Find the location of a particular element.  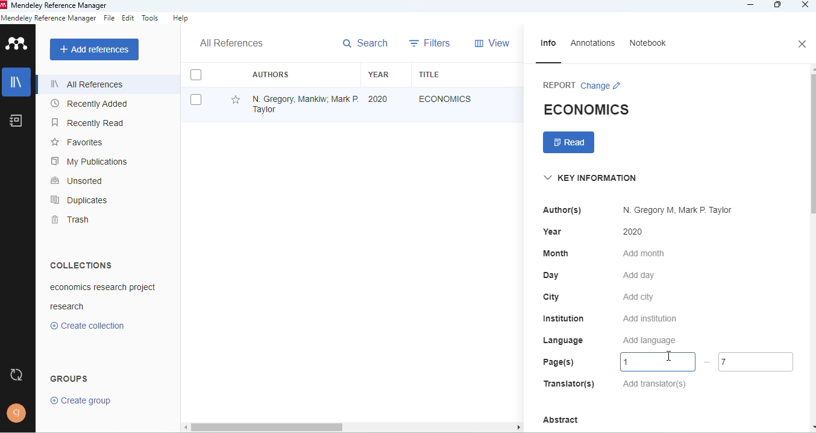

N. Gregory Mankiw, Mark P. Taylor is located at coordinates (304, 104).